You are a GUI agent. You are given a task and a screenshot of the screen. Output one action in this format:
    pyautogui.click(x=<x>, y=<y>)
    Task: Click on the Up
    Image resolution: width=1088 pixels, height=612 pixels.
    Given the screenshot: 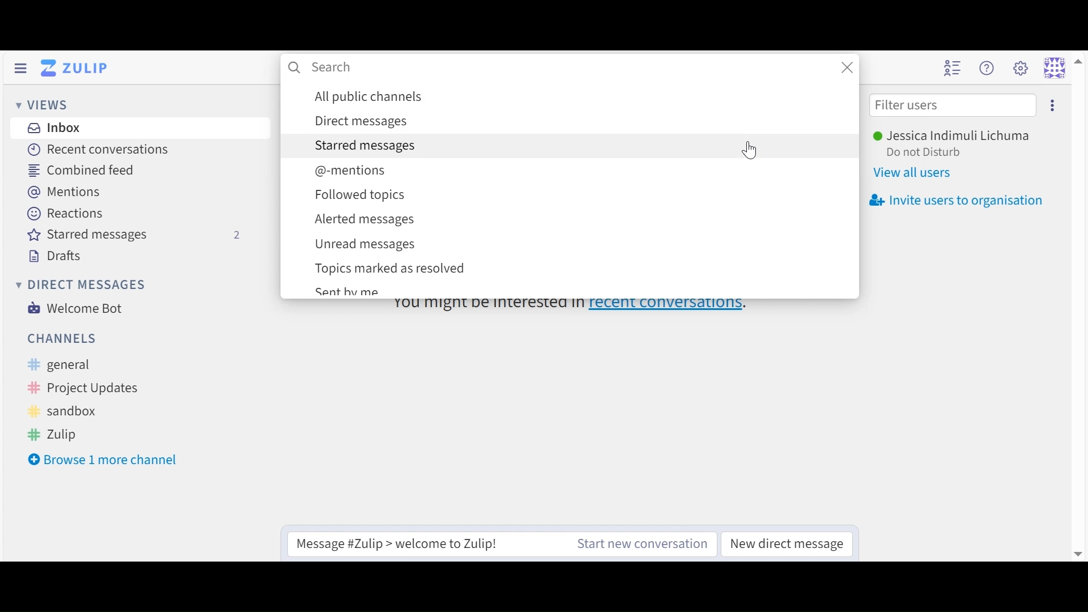 What is the action you would take?
    pyautogui.click(x=1077, y=66)
    